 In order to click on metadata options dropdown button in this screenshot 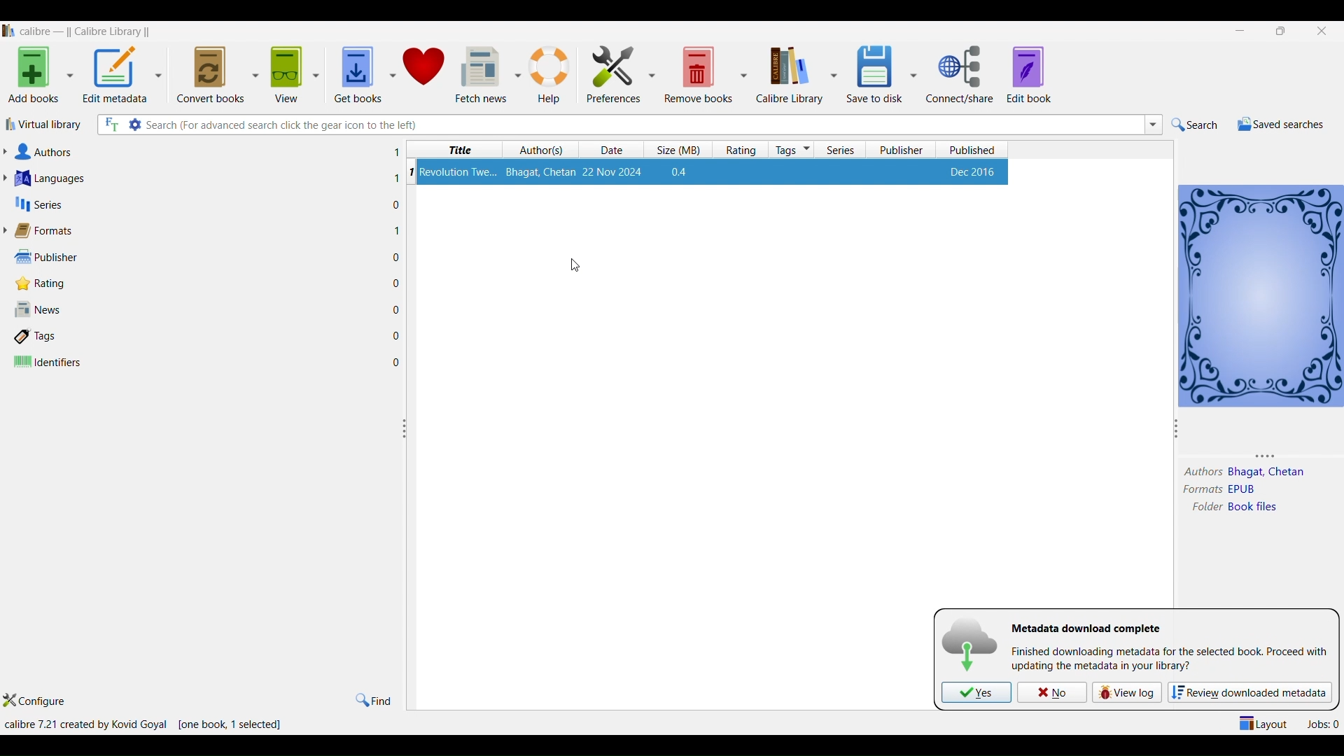, I will do `click(162, 73)`.